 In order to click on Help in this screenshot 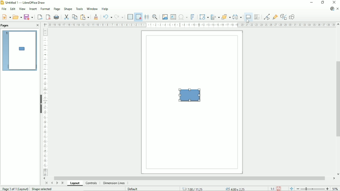, I will do `click(105, 9)`.